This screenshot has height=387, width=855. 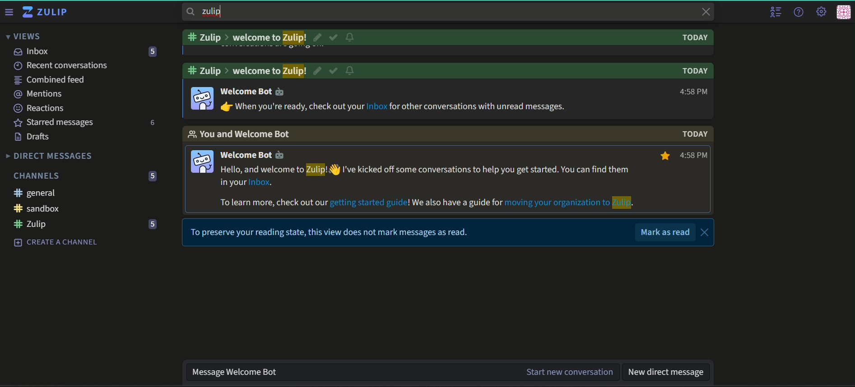 What do you see at coordinates (705, 12) in the screenshot?
I see `close` at bounding box center [705, 12].